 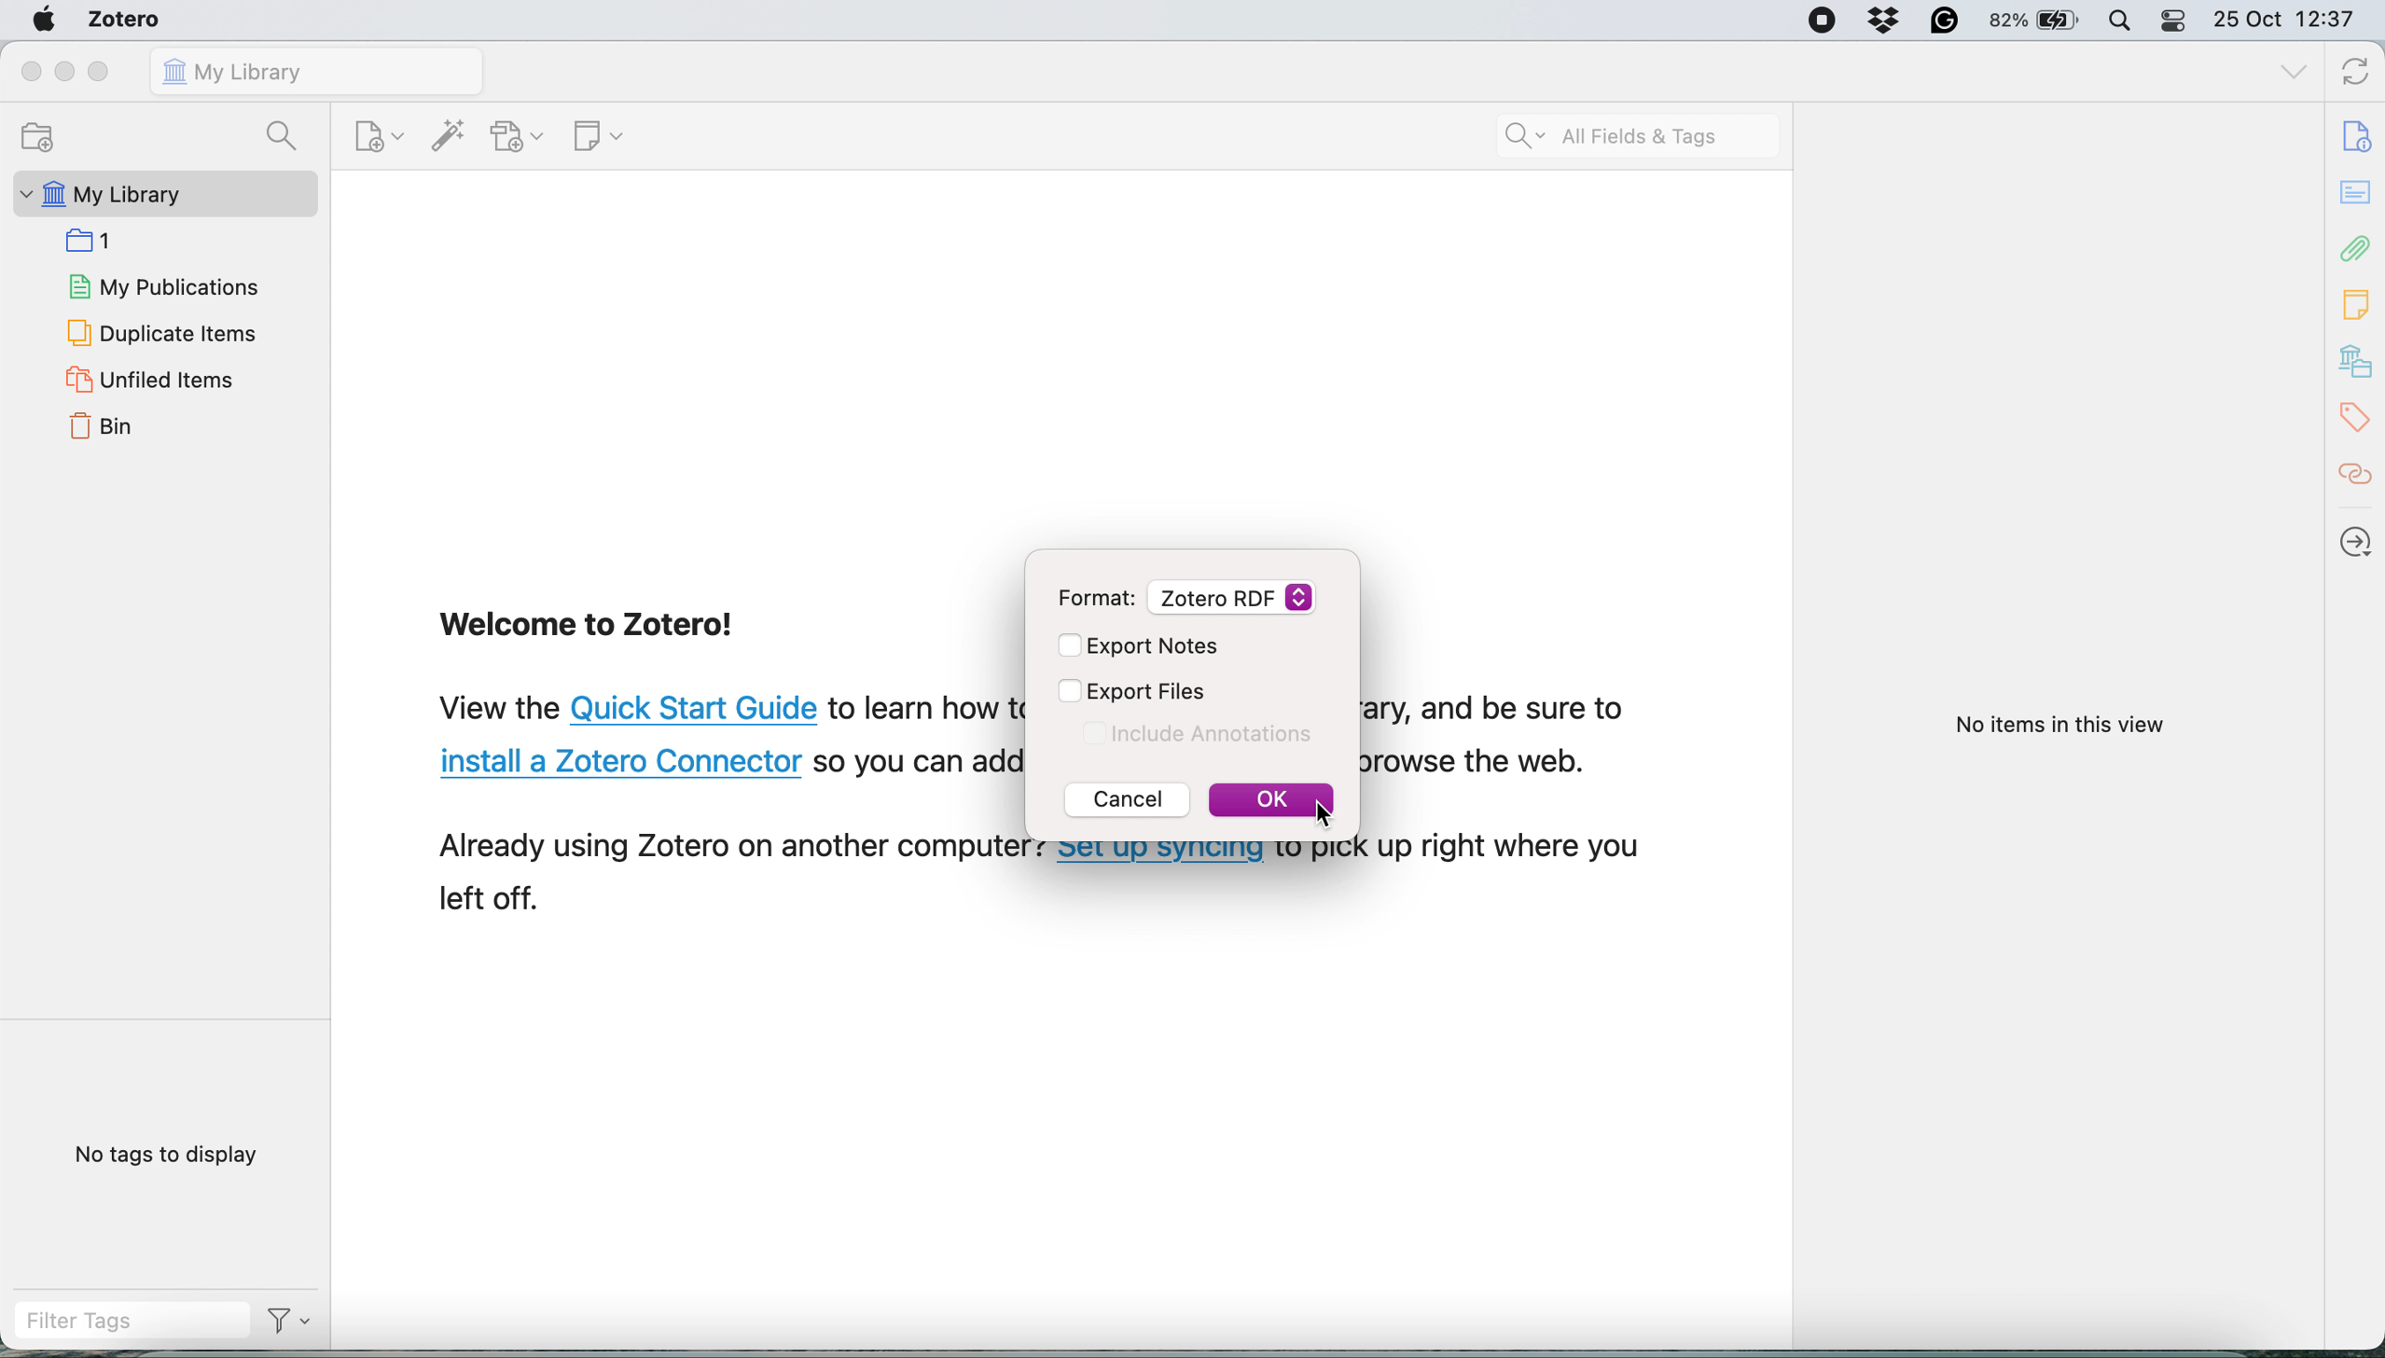 What do you see at coordinates (1881, 18) in the screenshot?
I see `Dropbox` at bounding box center [1881, 18].